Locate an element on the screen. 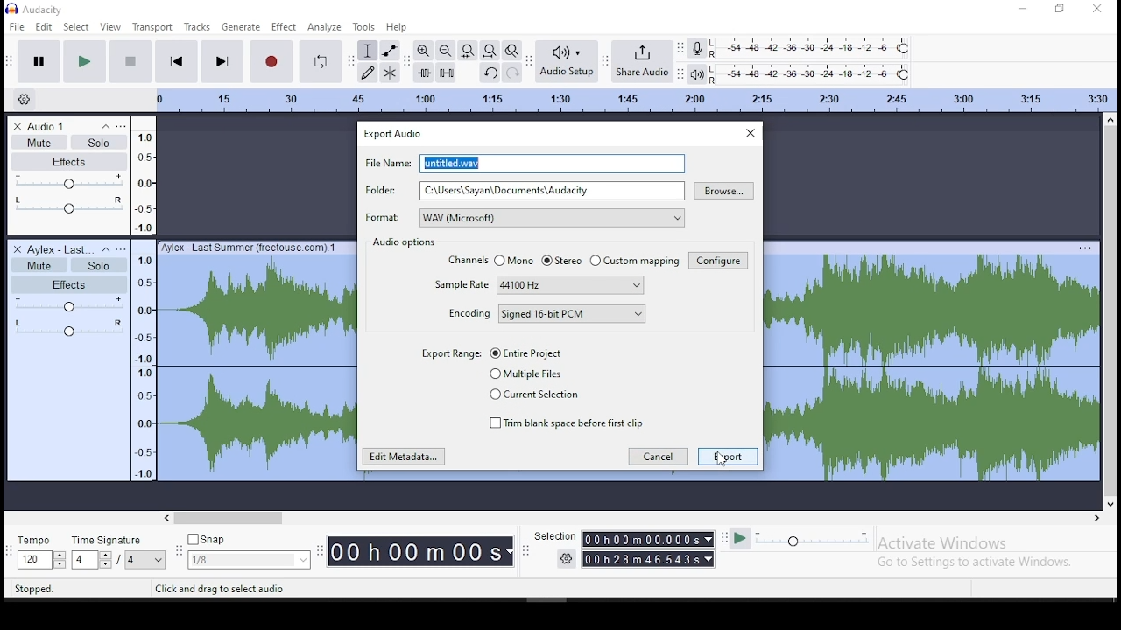 The image size is (1121, 630). delete track is located at coordinates (17, 125).